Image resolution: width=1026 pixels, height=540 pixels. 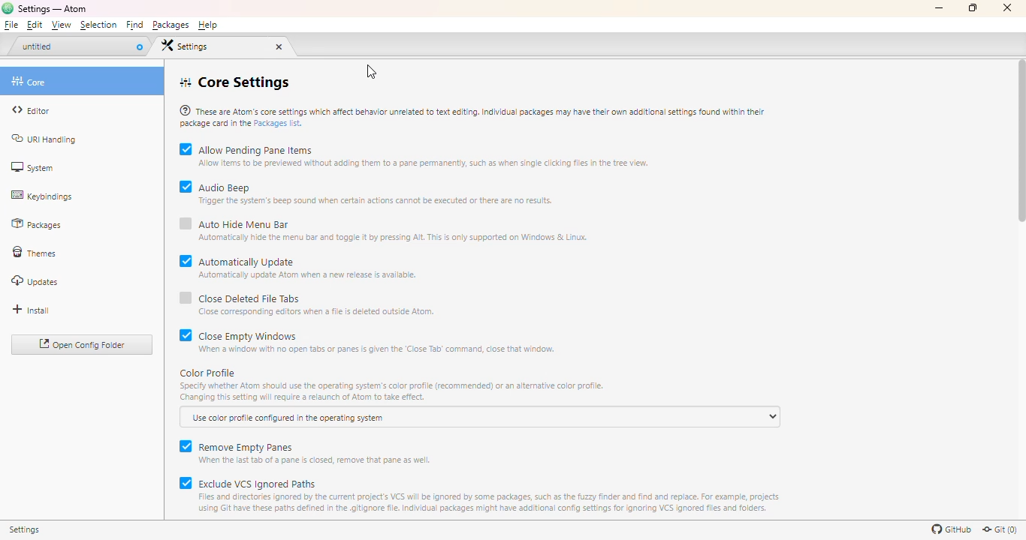 I want to click on package card in the, so click(x=215, y=124).